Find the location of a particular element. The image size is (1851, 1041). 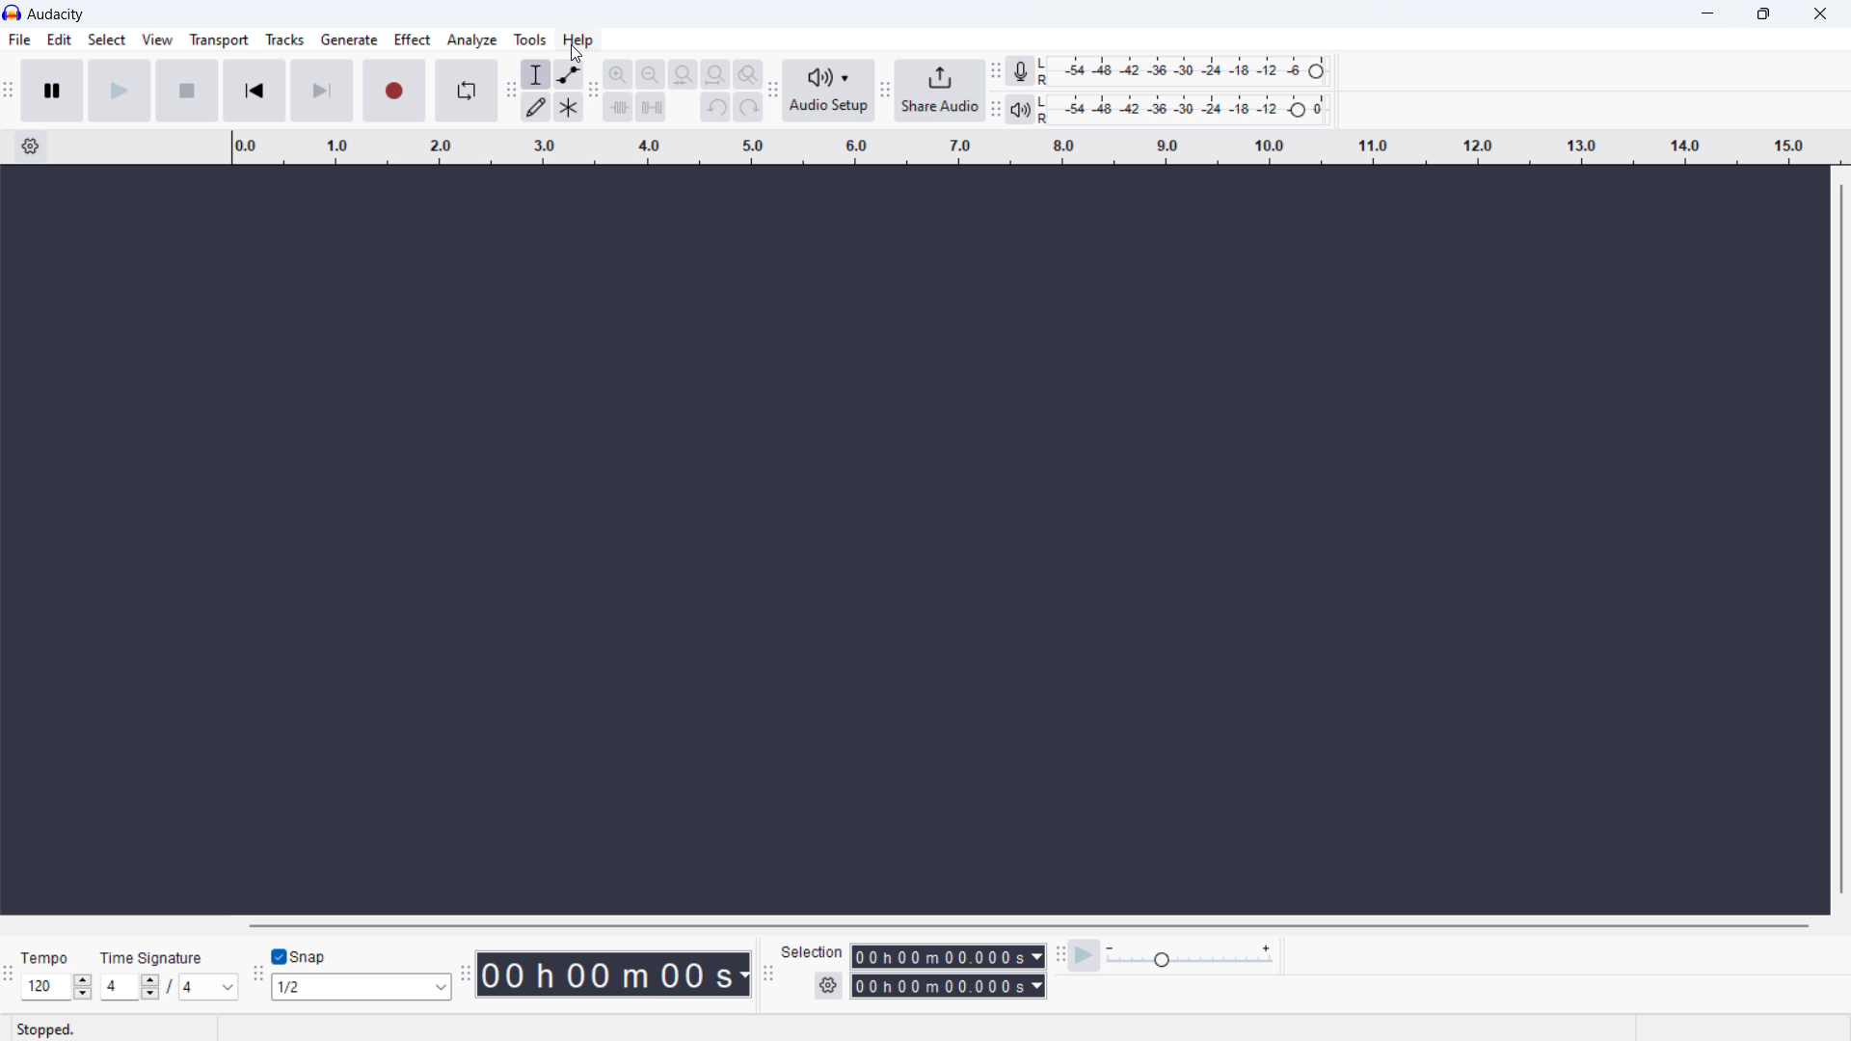

audio setup toolbar is located at coordinates (774, 92).